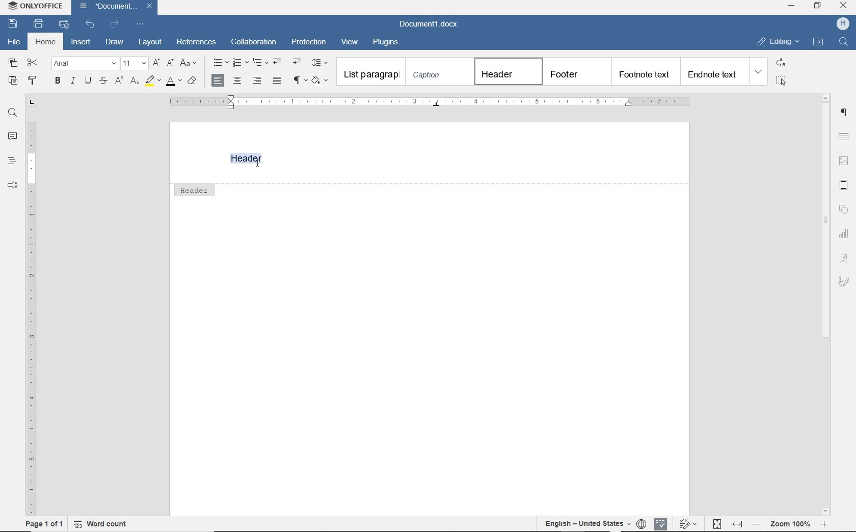  I want to click on change case, so click(189, 64).